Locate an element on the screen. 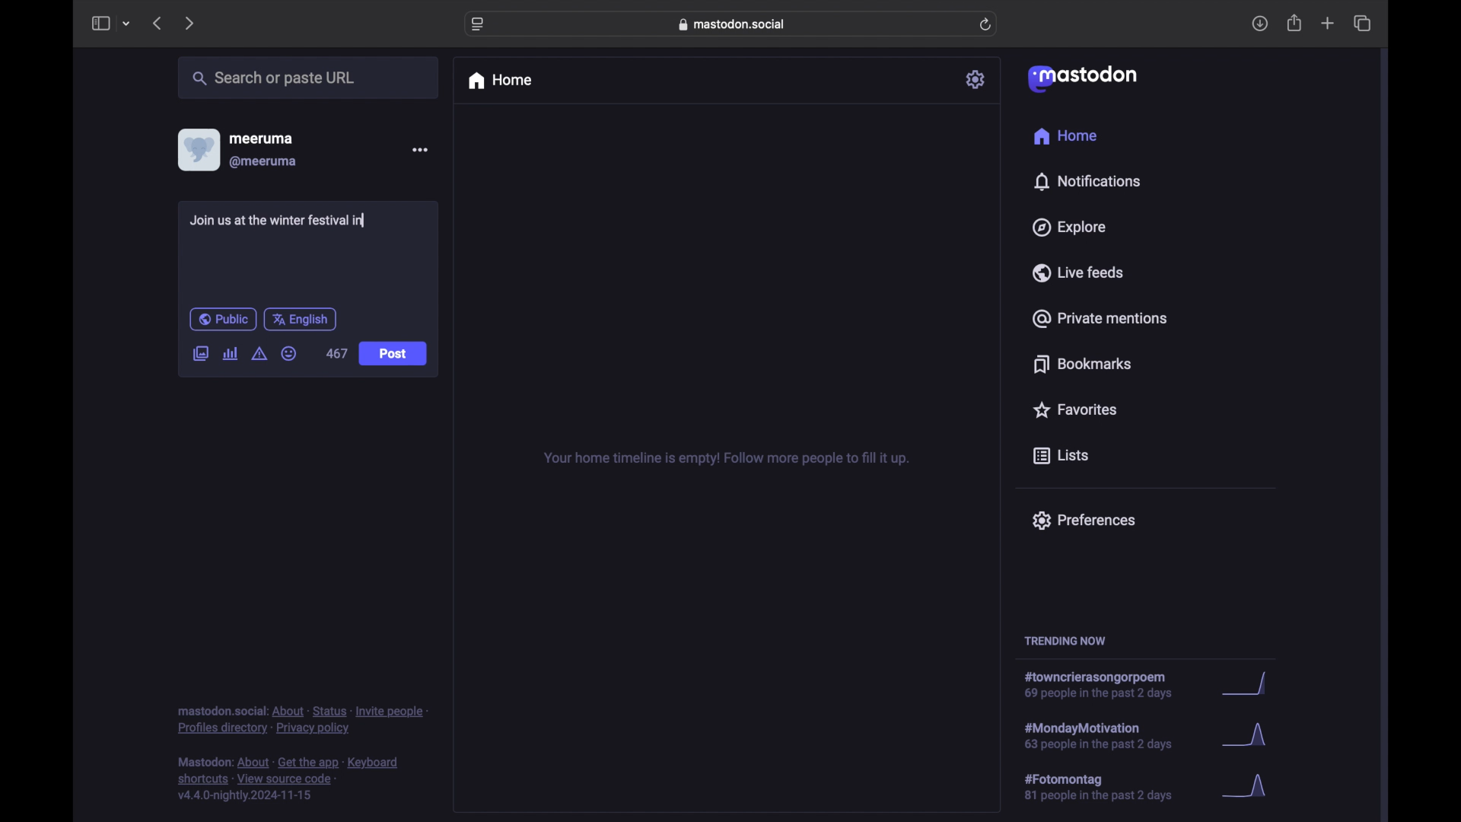 Image resolution: width=1461 pixels, height=822 pixels. tab group picker is located at coordinates (126, 24).